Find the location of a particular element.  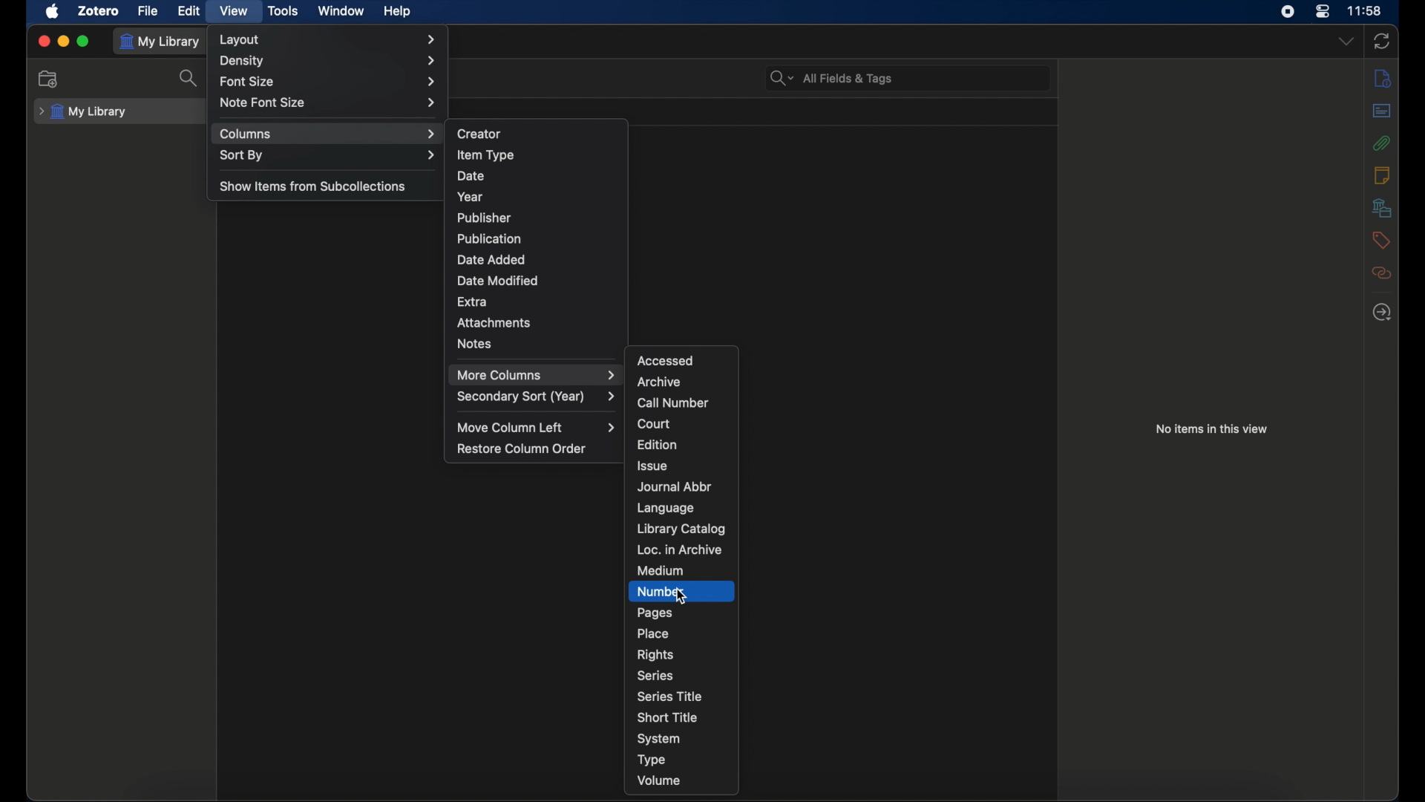

my library is located at coordinates (160, 42).